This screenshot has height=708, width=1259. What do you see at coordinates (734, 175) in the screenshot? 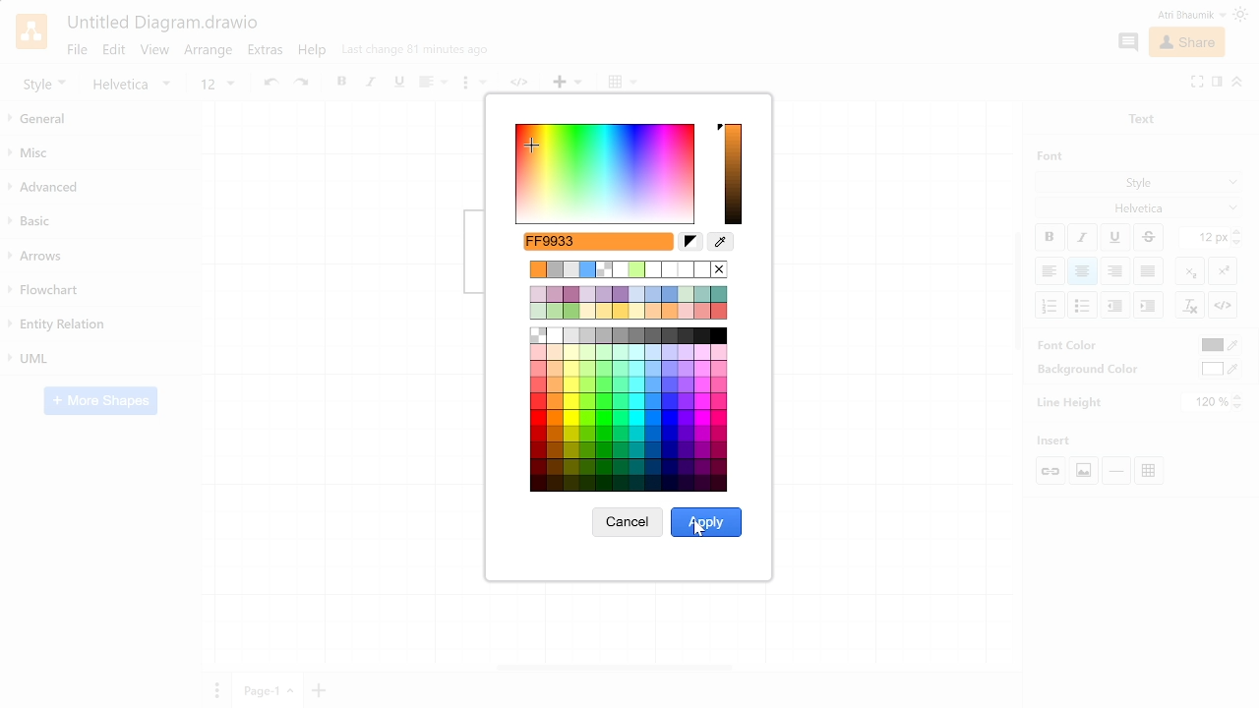
I see `Shade` at bounding box center [734, 175].